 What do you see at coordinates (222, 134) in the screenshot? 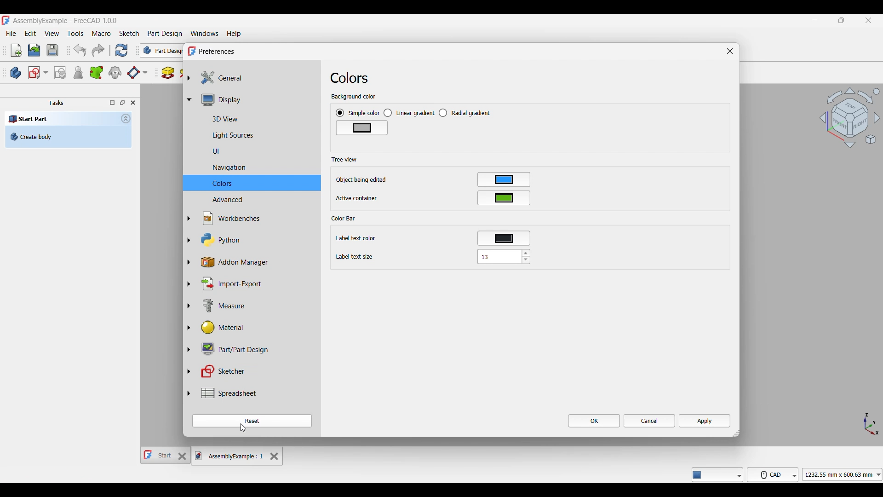
I see `Light sources` at bounding box center [222, 134].